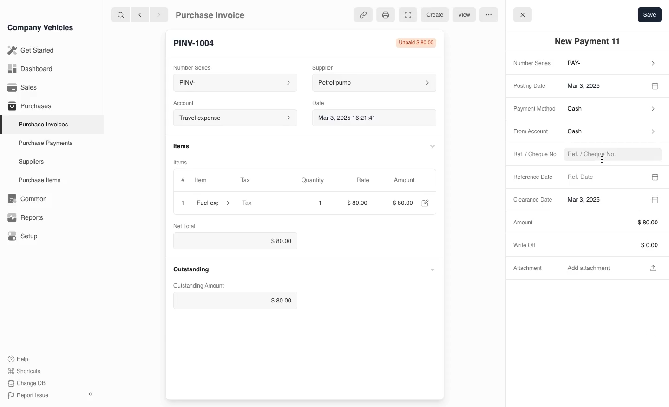 Image resolution: width=669 pixels, height=407 pixels. Describe the element at coordinates (611, 245) in the screenshot. I see `0.00` at that location.